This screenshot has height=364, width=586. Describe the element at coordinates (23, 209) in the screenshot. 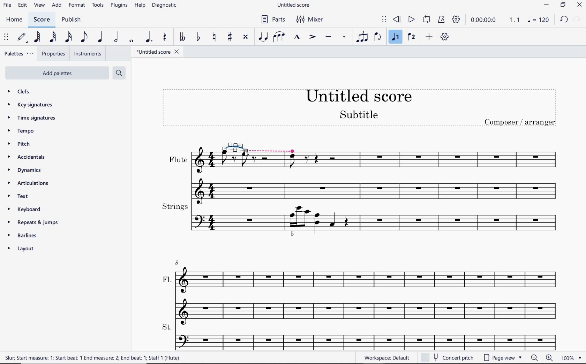

I see `keyboard` at that location.